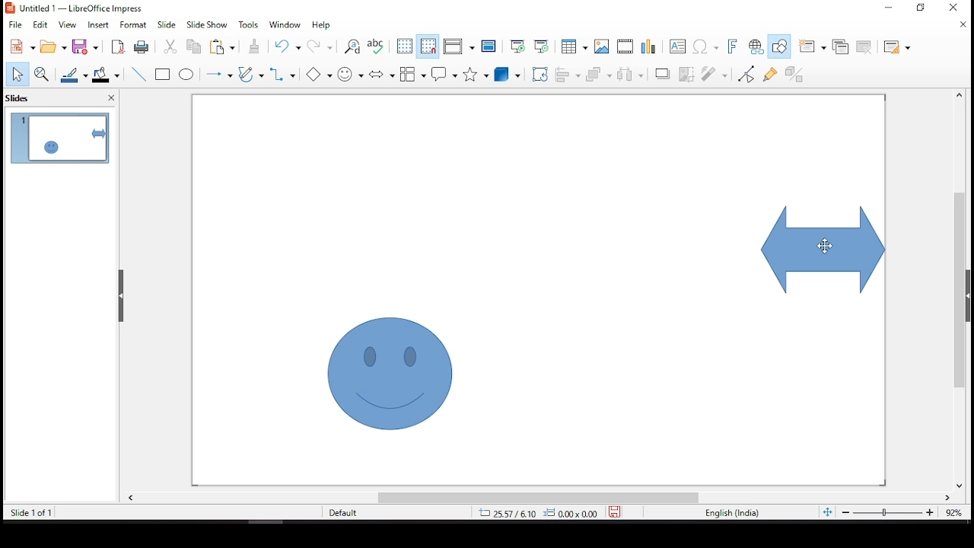 The width and height of the screenshot is (974, 548). What do you see at coordinates (141, 47) in the screenshot?
I see `print` at bounding box center [141, 47].